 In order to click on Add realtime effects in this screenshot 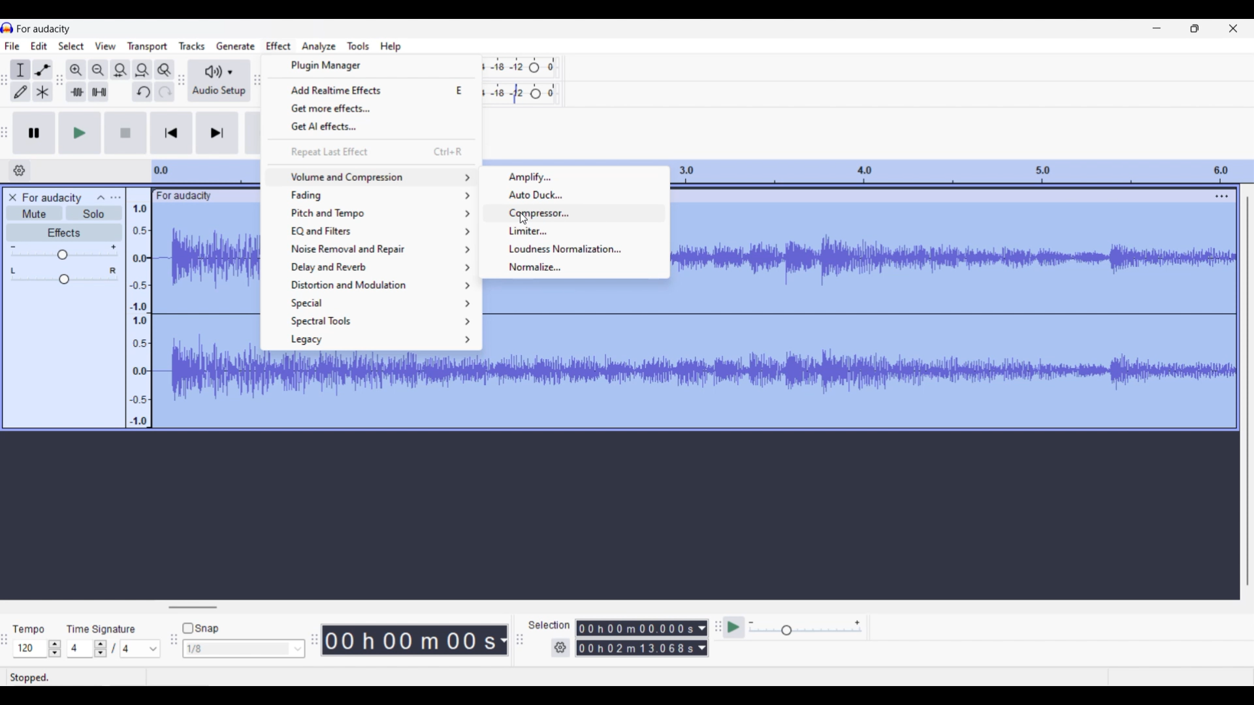, I will do `click(373, 89)`.